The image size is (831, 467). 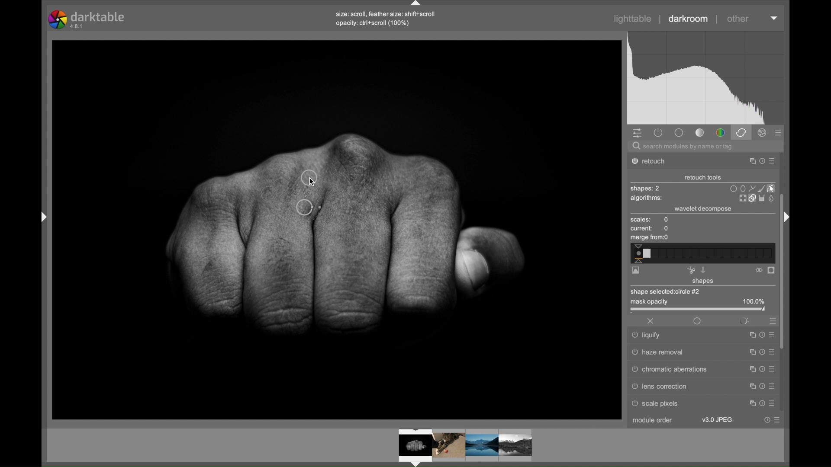 What do you see at coordinates (753, 188) in the screenshot?
I see `draw mask options` at bounding box center [753, 188].